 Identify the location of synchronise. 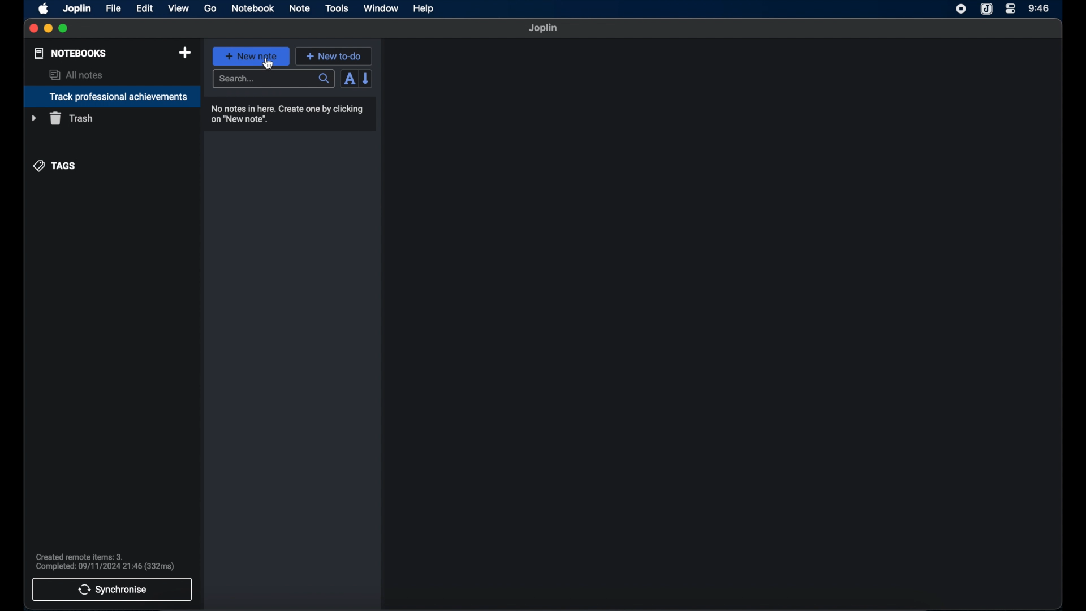
(113, 590).